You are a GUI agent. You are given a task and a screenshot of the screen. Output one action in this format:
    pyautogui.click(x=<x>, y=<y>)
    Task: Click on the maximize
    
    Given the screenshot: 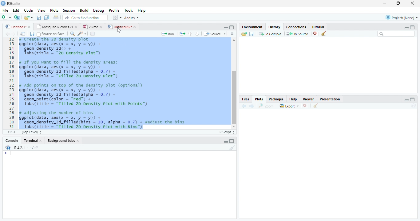 What is the action you would take?
    pyautogui.click(x=399, y=3)
    